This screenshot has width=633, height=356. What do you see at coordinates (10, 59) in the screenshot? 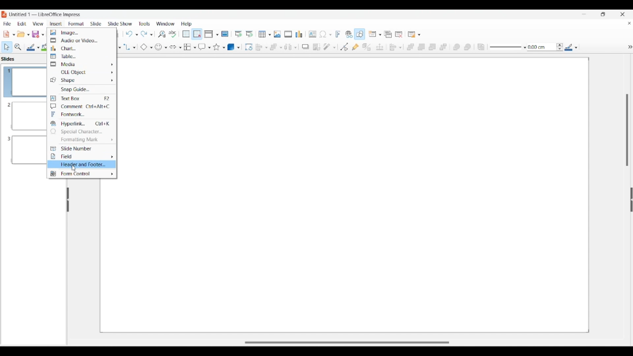
I see `Left pane title` at bounding box center [10, 59].